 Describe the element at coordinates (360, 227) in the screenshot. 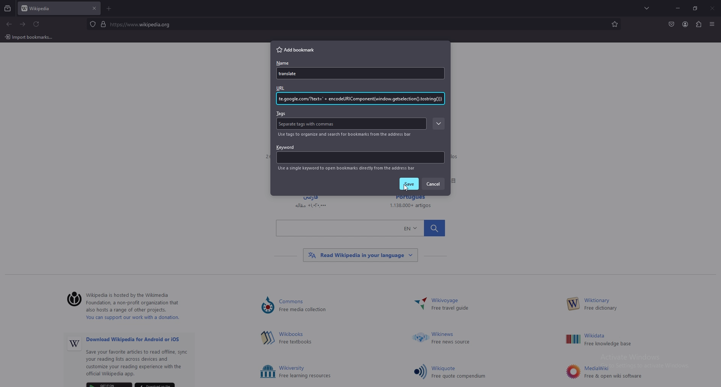

I see `` at that location.